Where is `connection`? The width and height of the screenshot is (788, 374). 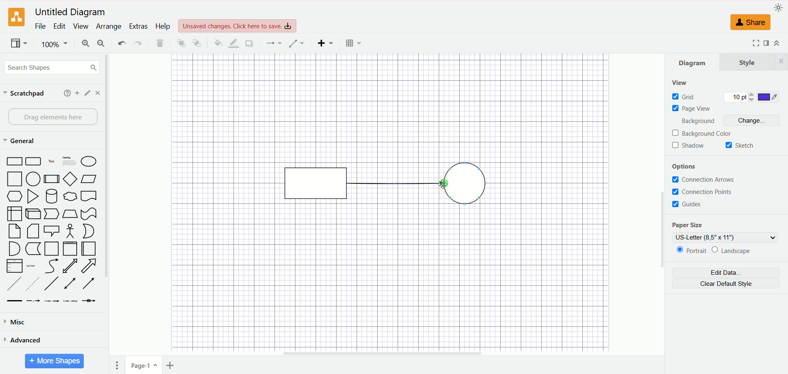 connection is located at coordinates (274, 43).